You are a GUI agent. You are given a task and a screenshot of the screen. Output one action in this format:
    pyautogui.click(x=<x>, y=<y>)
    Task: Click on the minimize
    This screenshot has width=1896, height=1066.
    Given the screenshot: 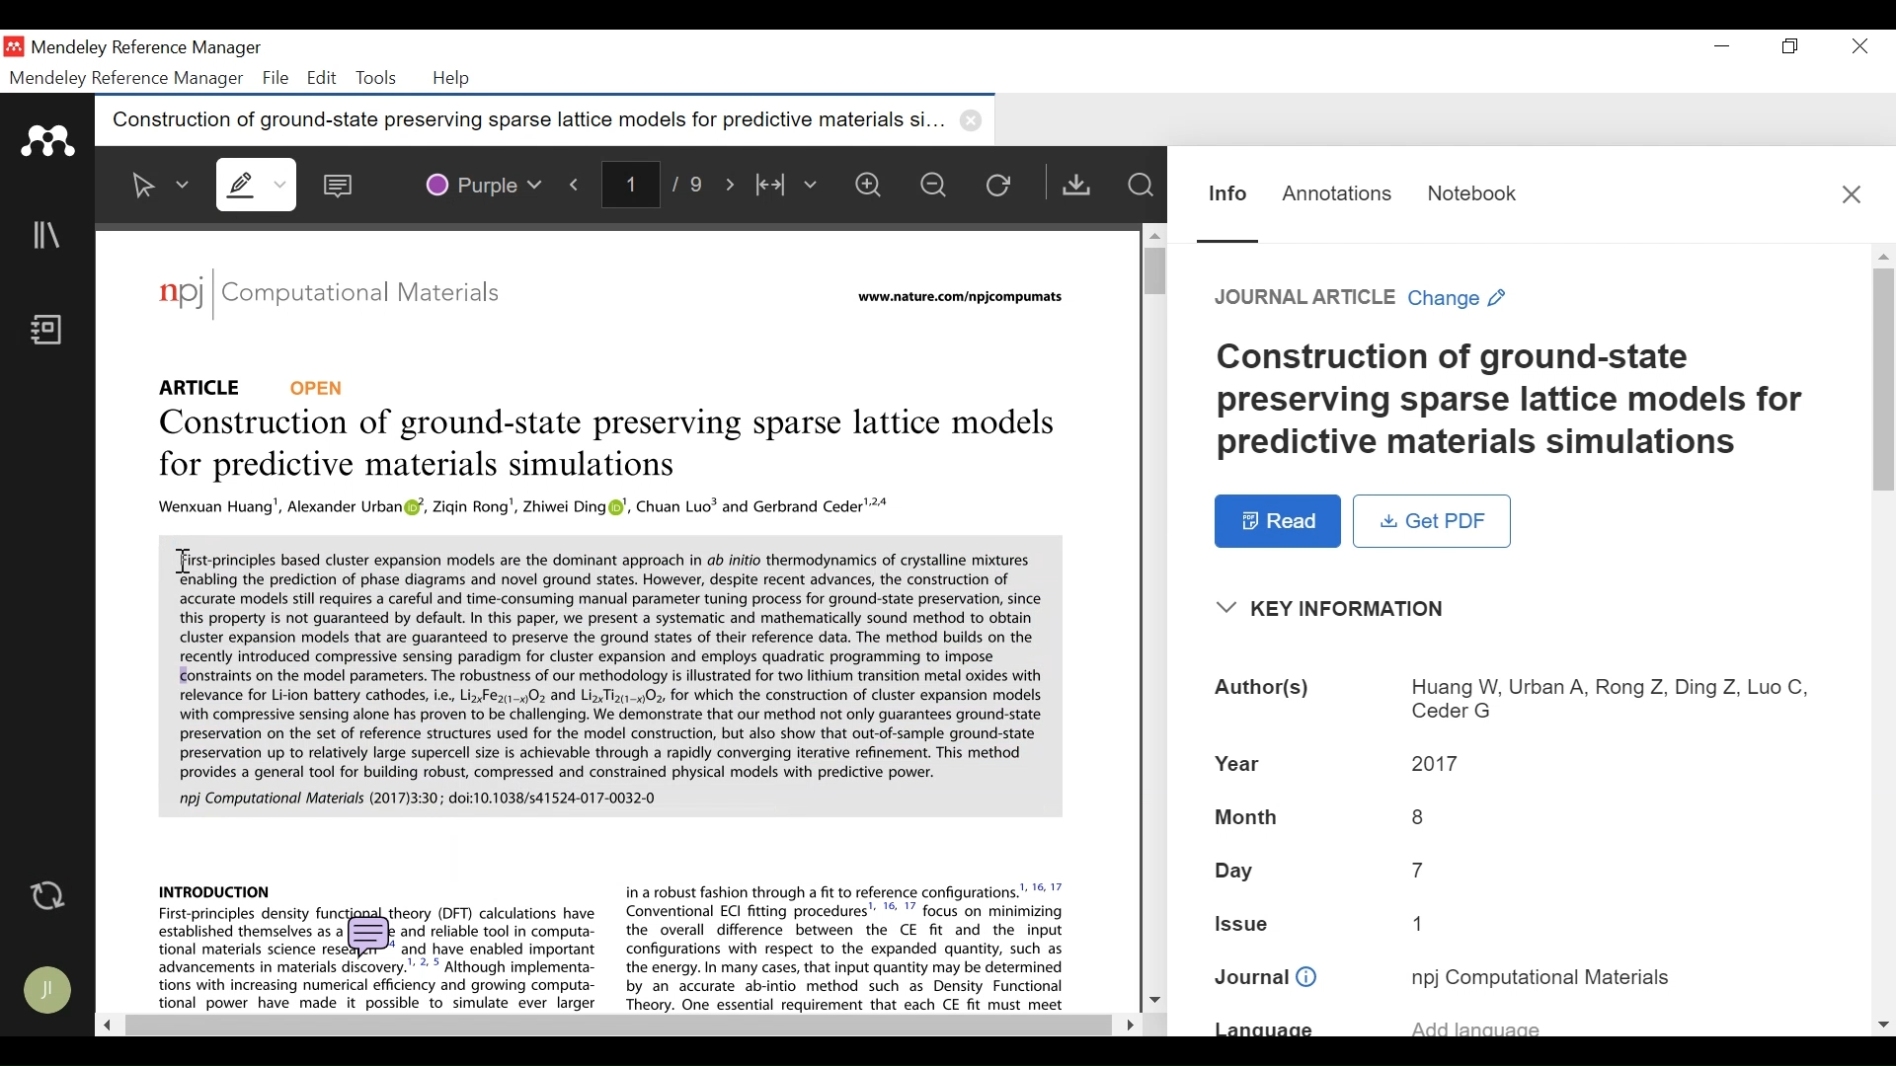 What is the action you would take?
    pyautogui.click(x=1722, y=46)
    